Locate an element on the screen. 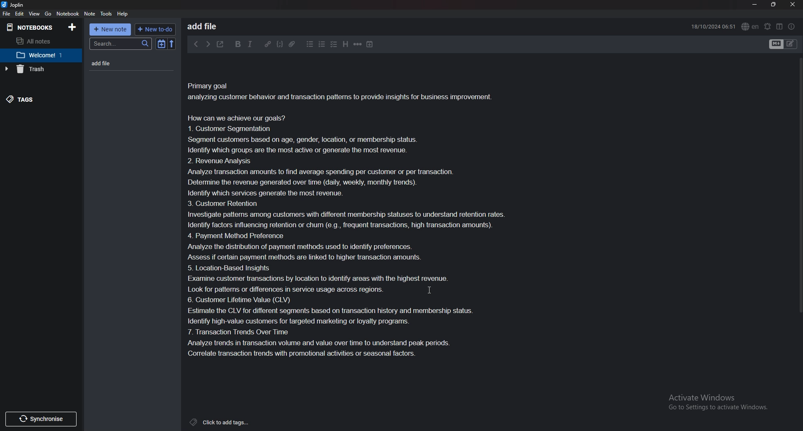 The height and width of the screenshot is (431, 803). Checkbox is located at coordinates (333, 45).